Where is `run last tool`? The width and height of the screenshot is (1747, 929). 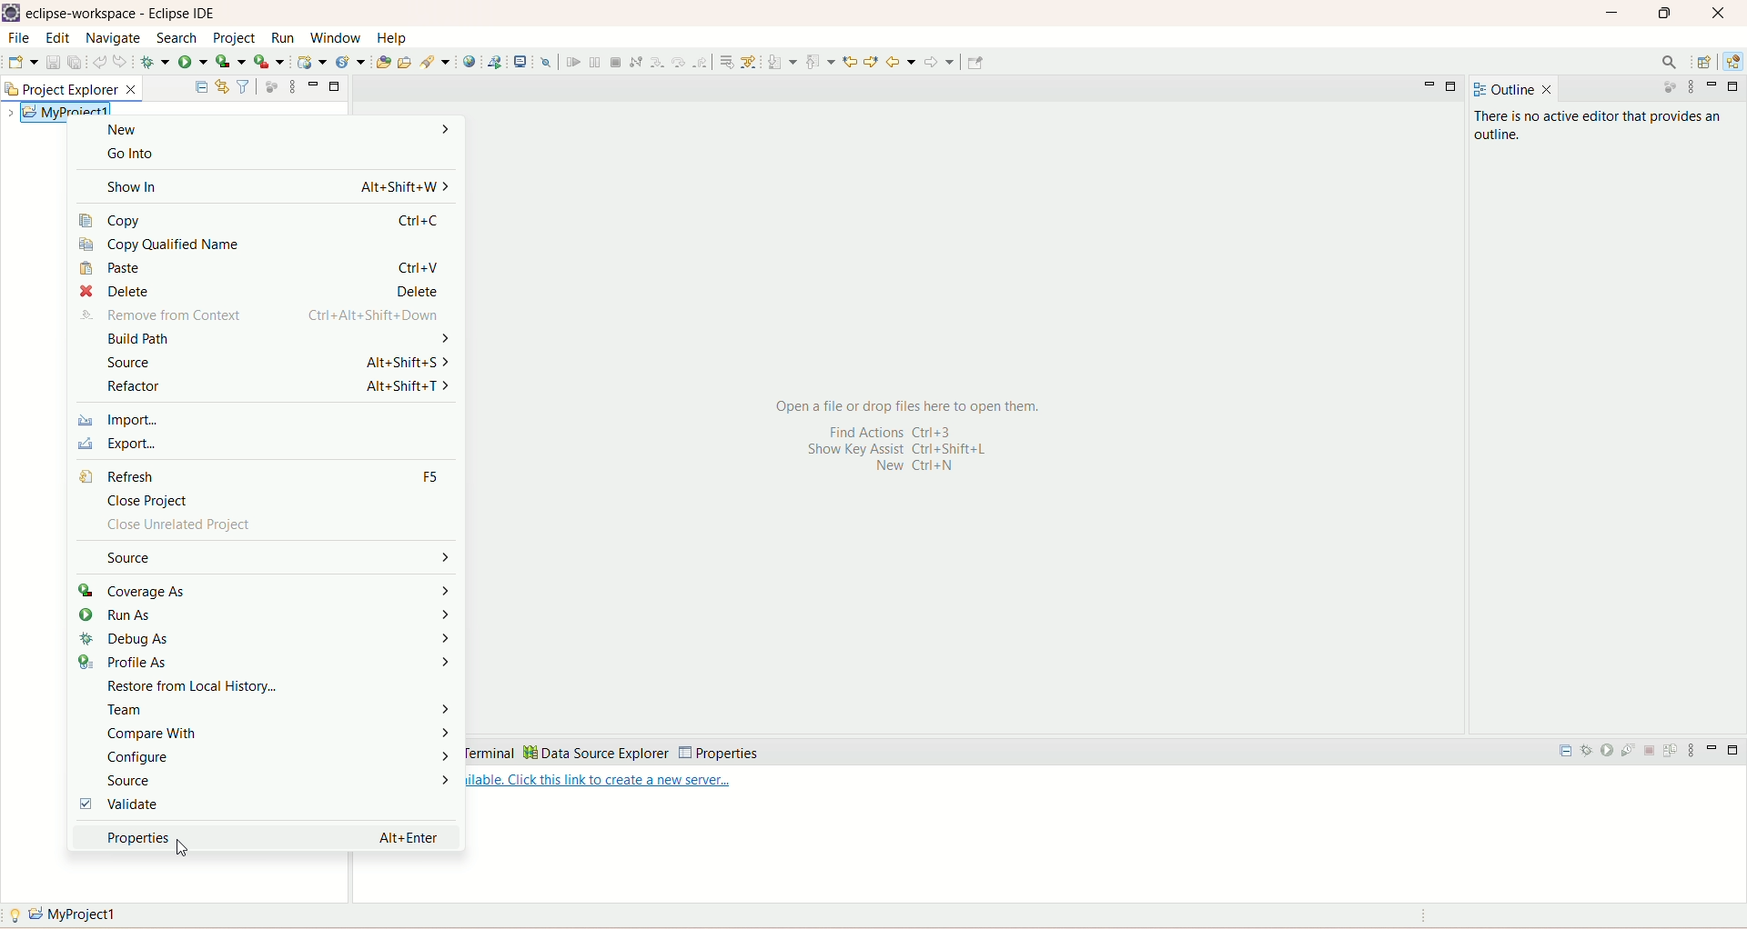 run last tool is located at coordinates (272, 63).